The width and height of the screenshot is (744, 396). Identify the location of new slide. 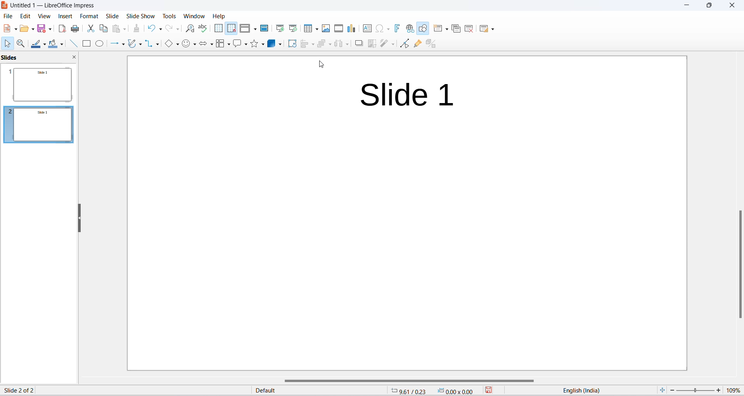
(439, 28).